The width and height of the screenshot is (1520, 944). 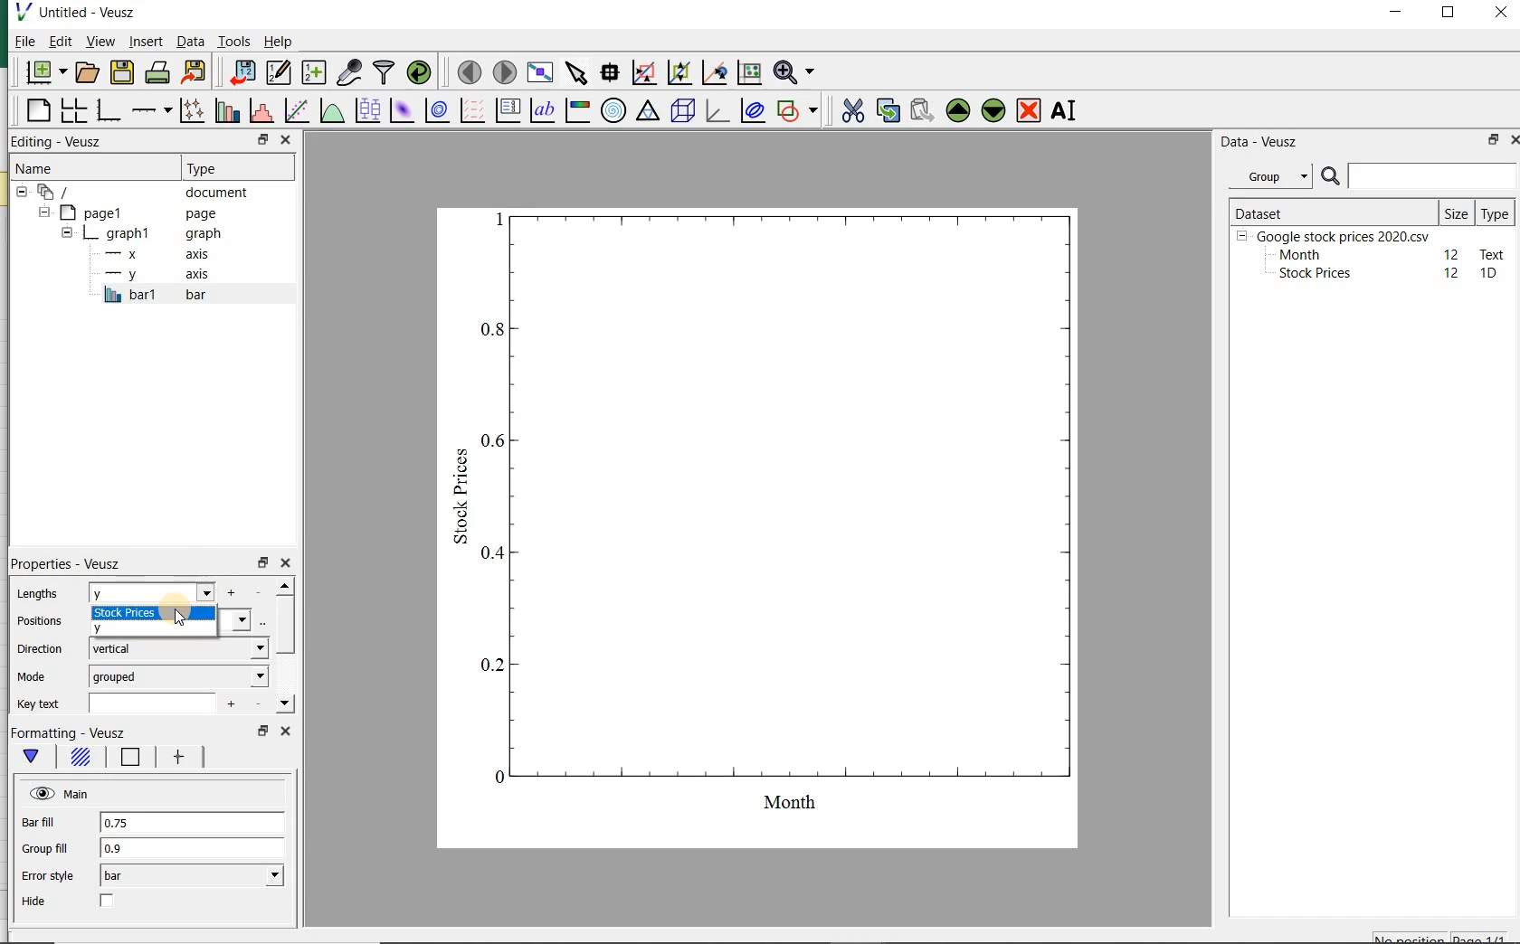 I want to click on edit and enter new datasets, so click(x=278, y=72).